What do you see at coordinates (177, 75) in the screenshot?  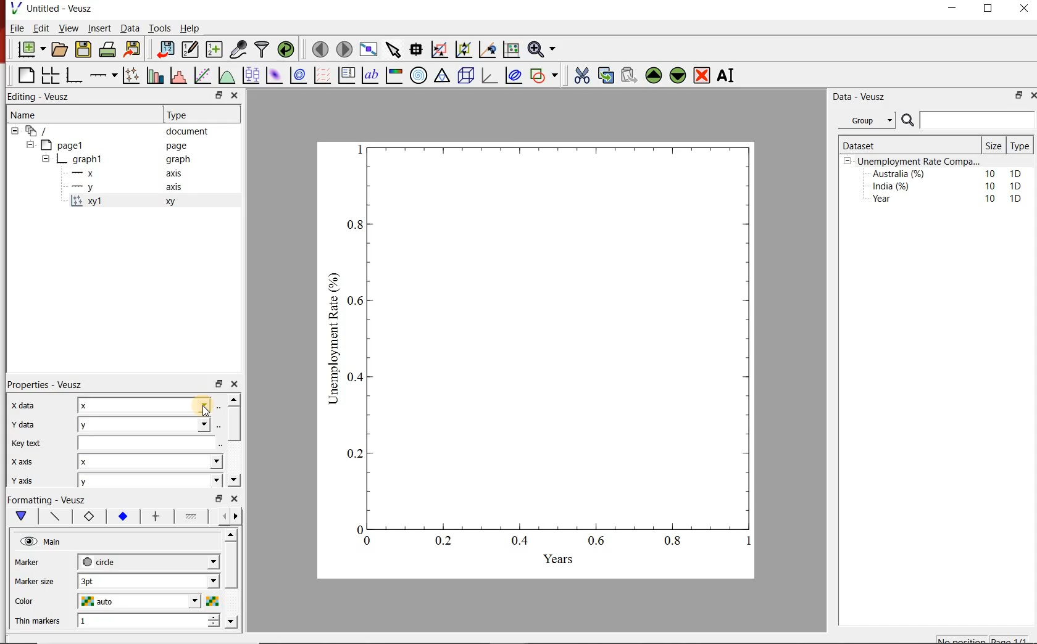 I see `histograms` at bounding box center [177, 75].